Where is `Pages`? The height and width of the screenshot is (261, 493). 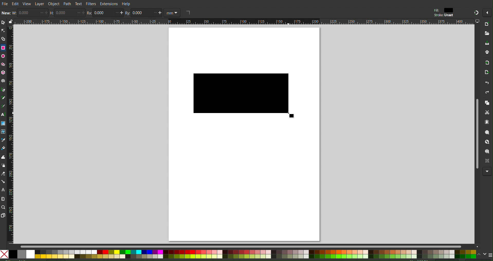 Pages is located at coordinates (3, 215).